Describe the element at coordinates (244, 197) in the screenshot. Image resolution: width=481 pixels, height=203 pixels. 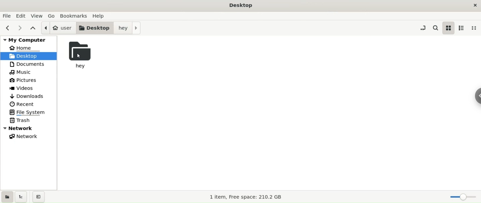
I see `storage` at that location.